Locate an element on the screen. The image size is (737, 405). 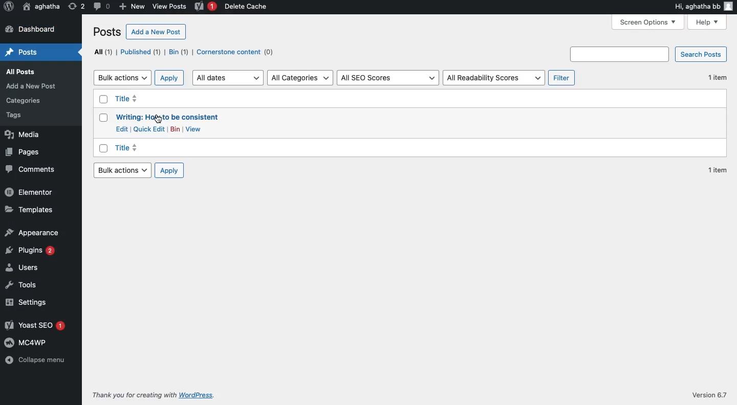
MC4WP is located at coordinates (28, 343).